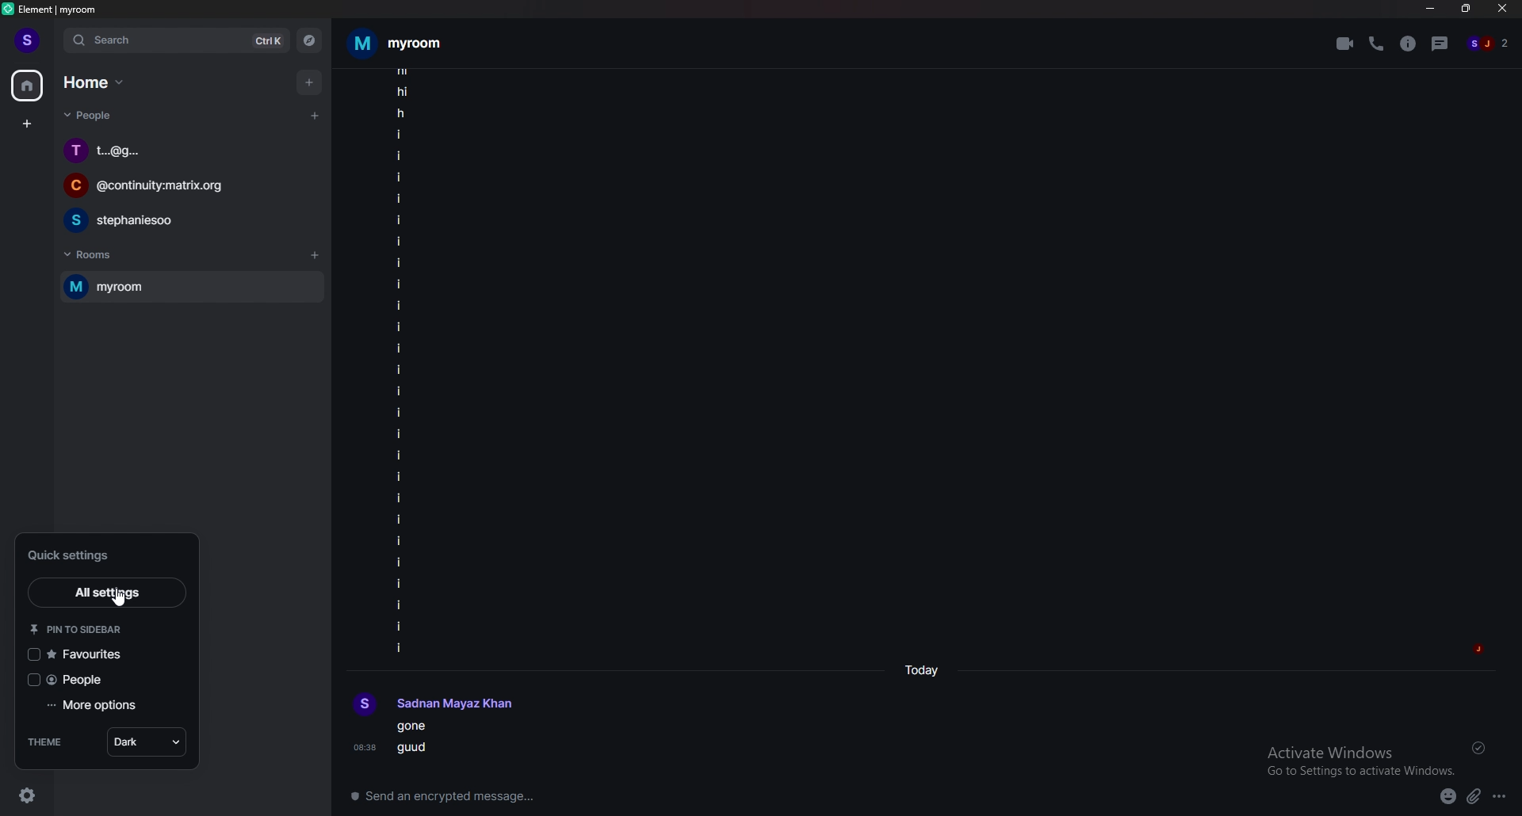 The height and width of the screenshot is (816, 1522). I want to click on chat, so click(187, 219).